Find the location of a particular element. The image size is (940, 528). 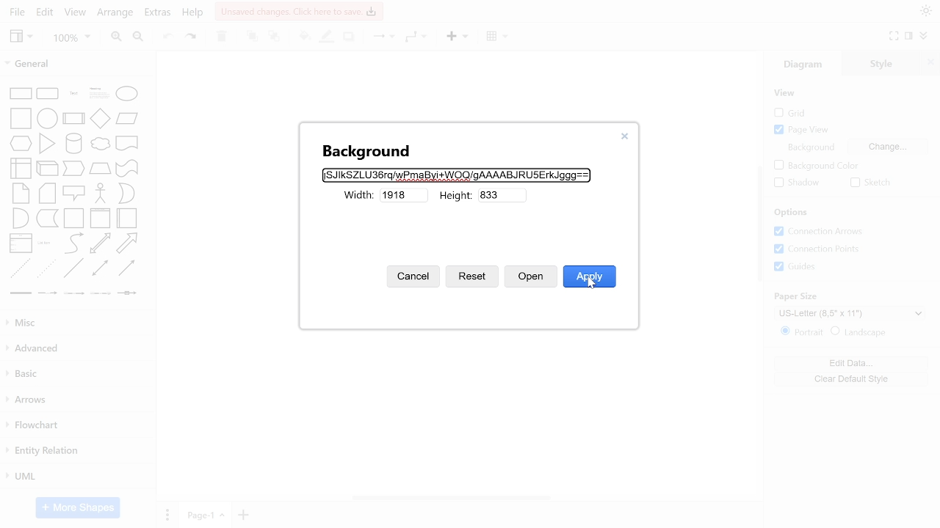

zoom in is located at coordinates (115, 37).